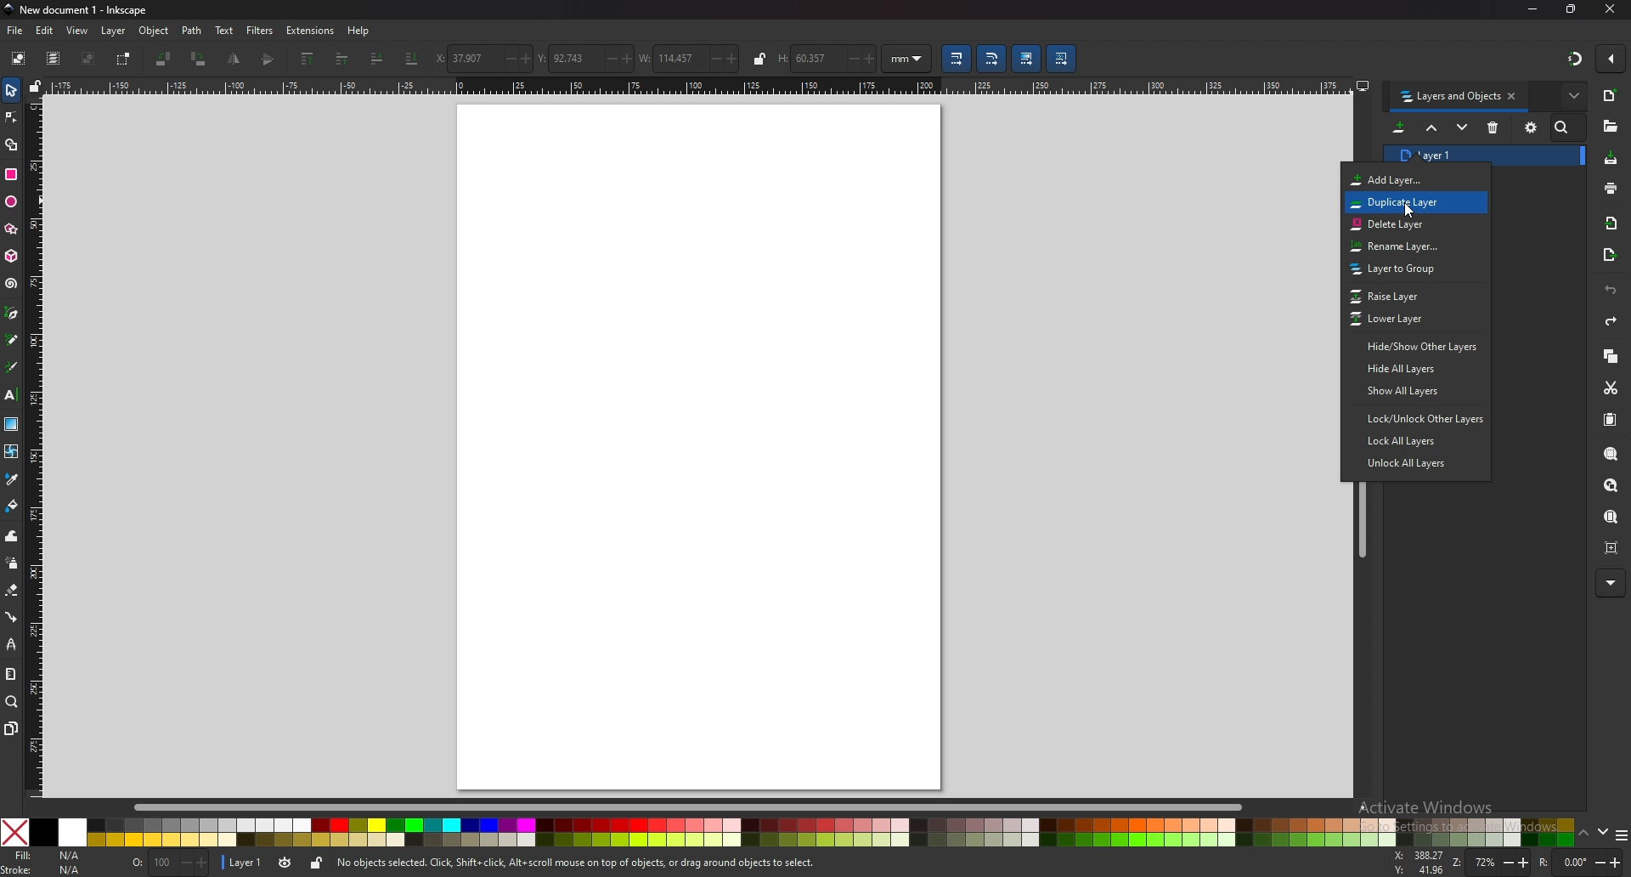 This screenshot has height=877, width=1631. Describe the element at coordinates (13, 591) in the screenshot. I see `erase` at that location.